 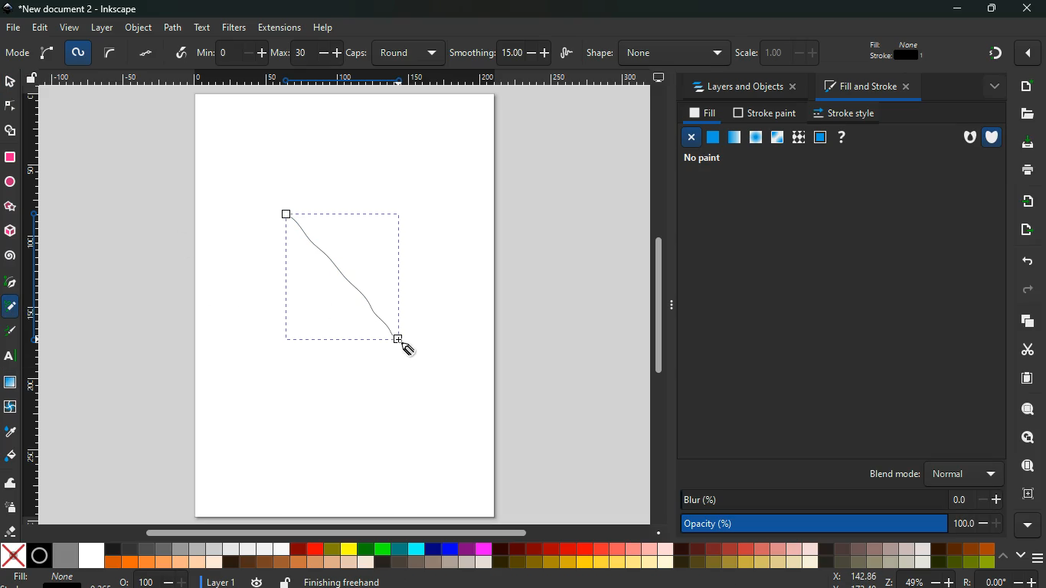 I want to click on stroke paint, so click(x=767, y=113).